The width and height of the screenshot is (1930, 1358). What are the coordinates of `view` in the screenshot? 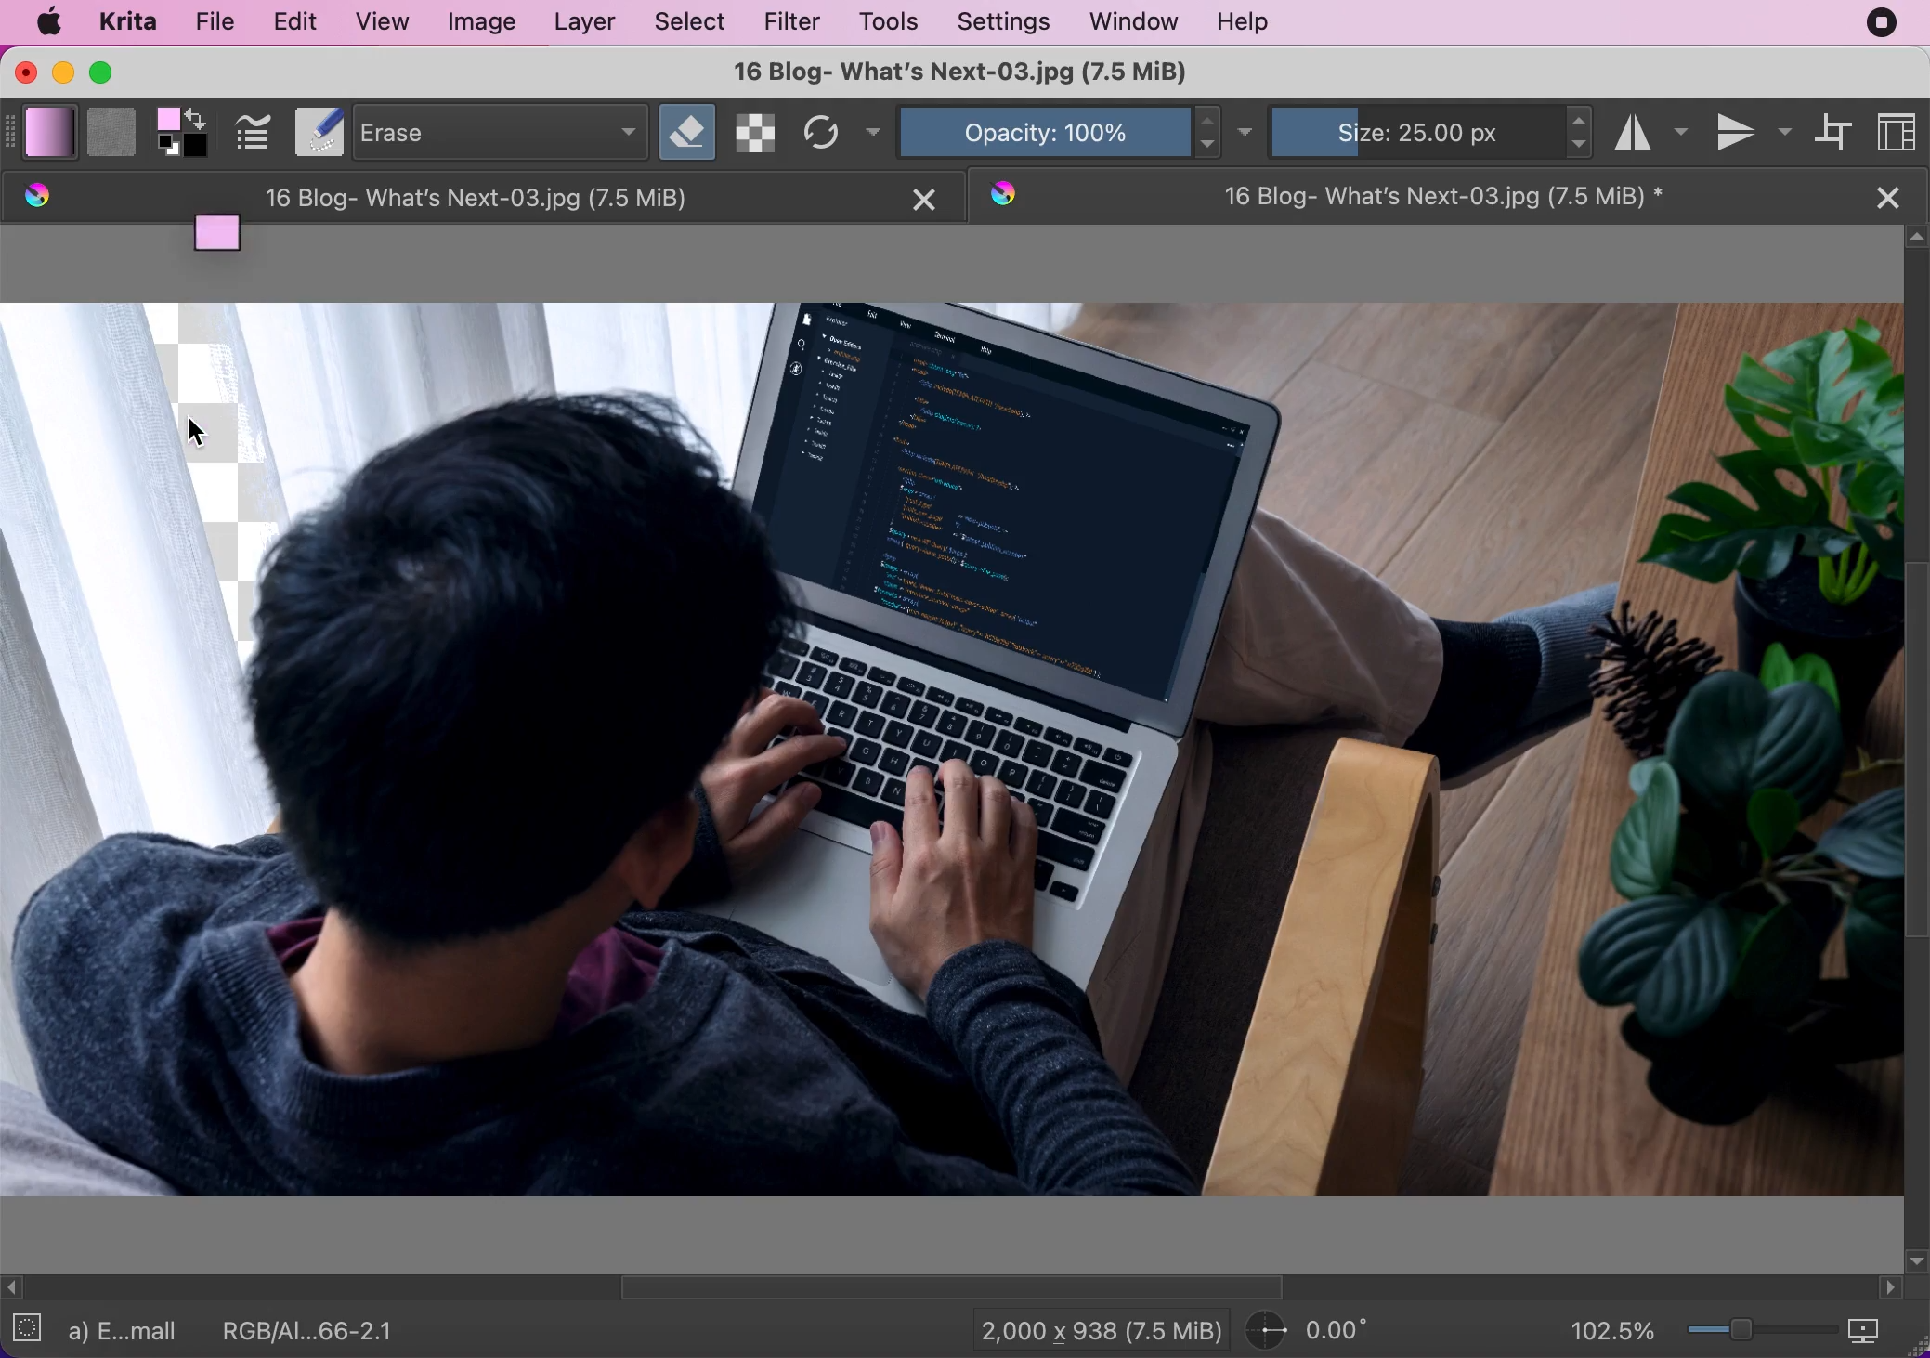 It's located at (385, 20).